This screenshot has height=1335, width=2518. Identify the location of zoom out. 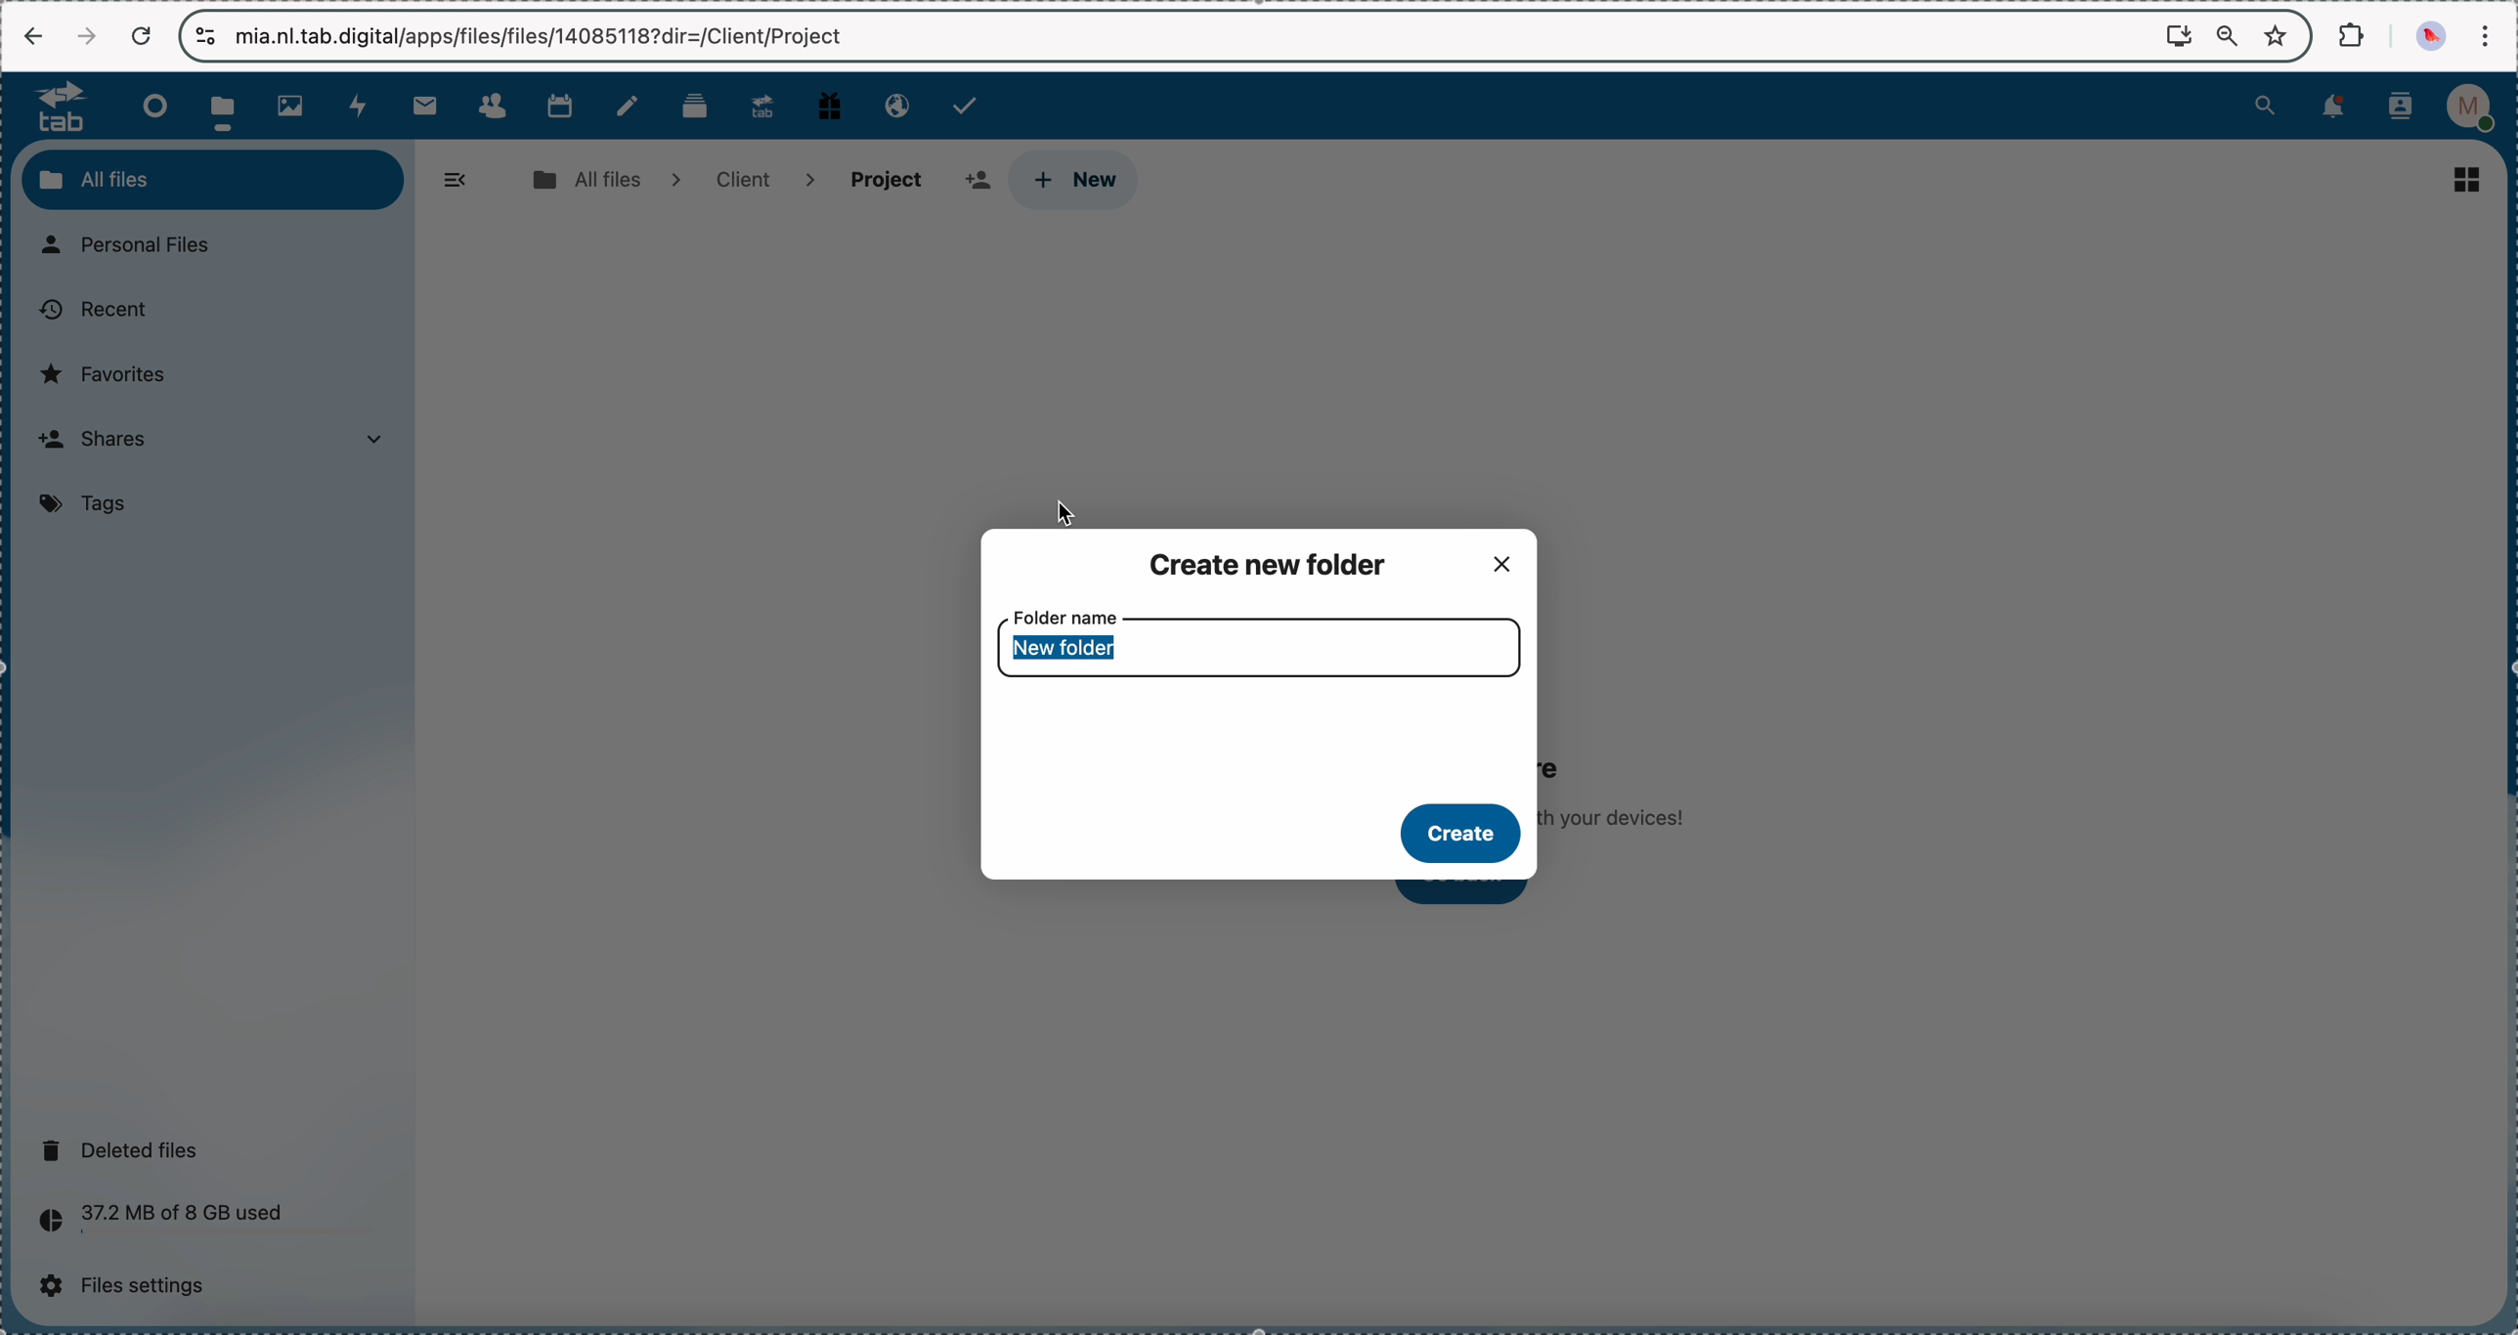
(2228, 37).